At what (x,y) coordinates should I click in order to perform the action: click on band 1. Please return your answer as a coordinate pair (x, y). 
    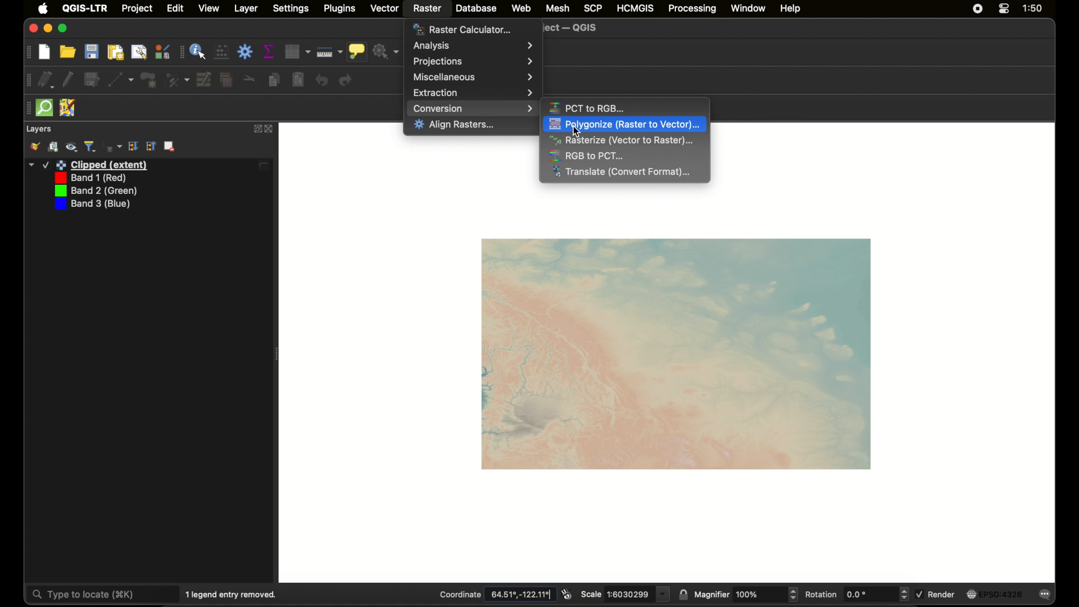
    Looking at the image, I should click on (89, 178).